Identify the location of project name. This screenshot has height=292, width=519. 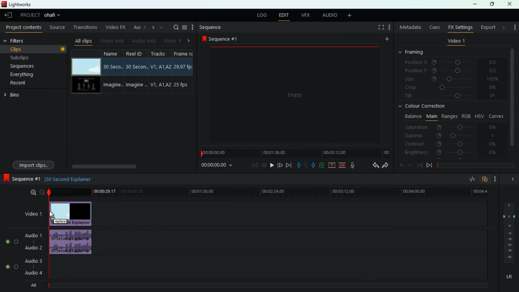
(54, 16).